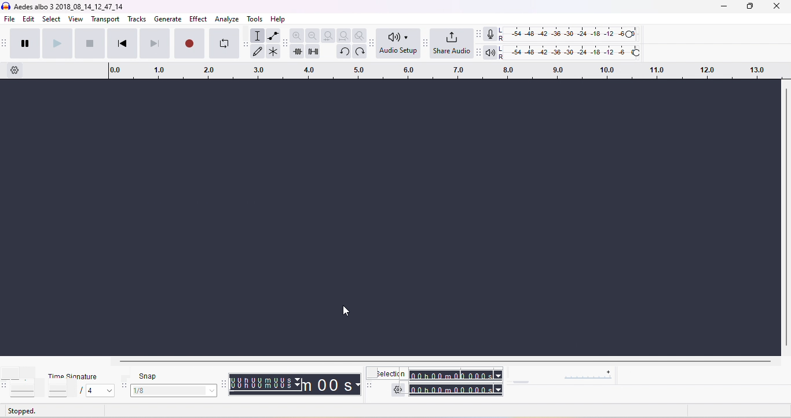 The height and width of the screenshot is (418, 791). I want to click on R, so click(502, 39).